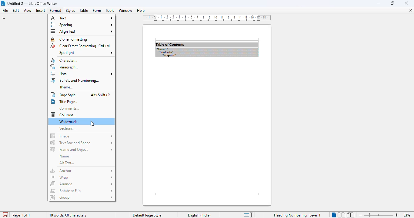  Describe the element at coordinates (6, 215) in the screenshot. I see `click to save document` at that location.